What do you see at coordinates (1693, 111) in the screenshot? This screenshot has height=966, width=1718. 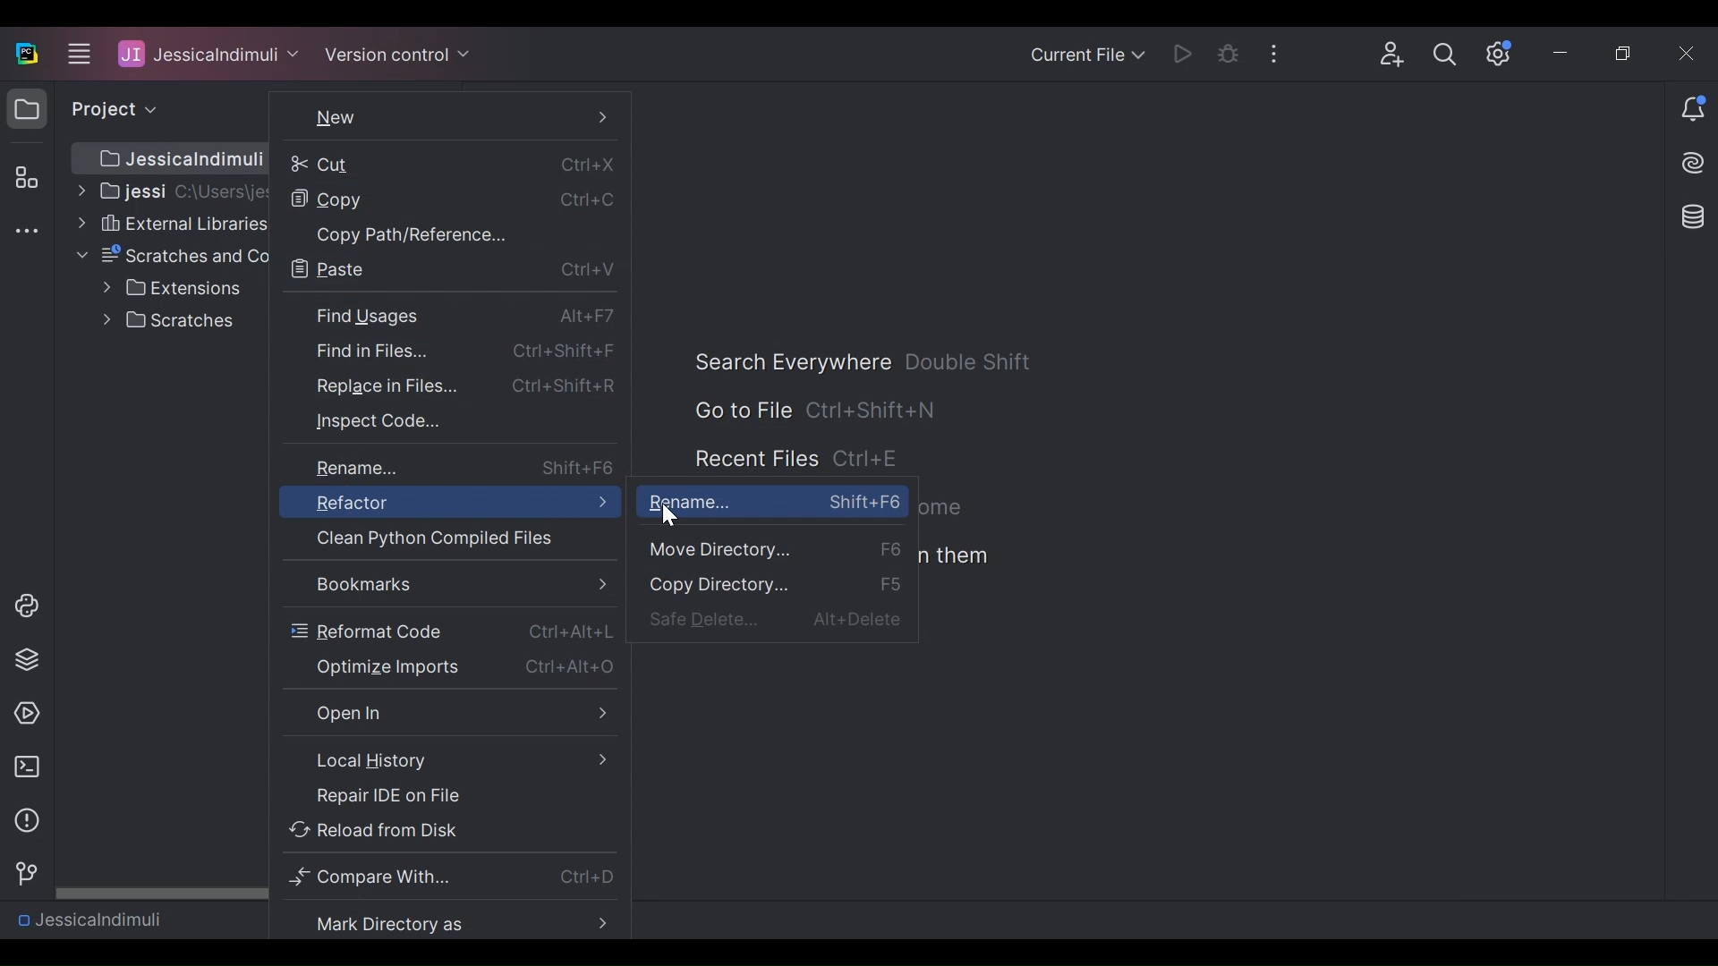 I see `Notification` at bounding box center [1693, 111].